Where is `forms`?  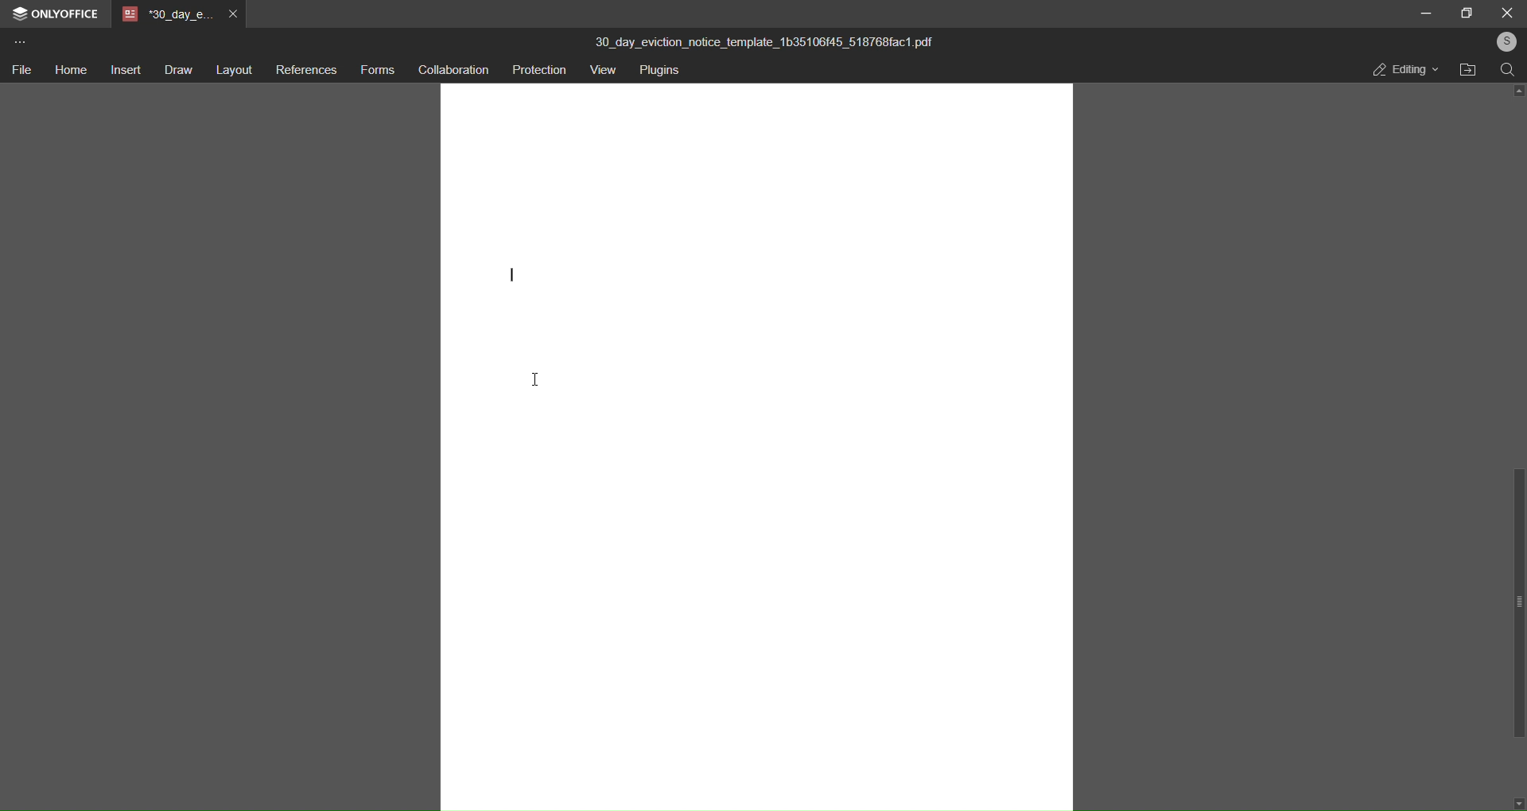
forms is located at coordinates (376, 72).